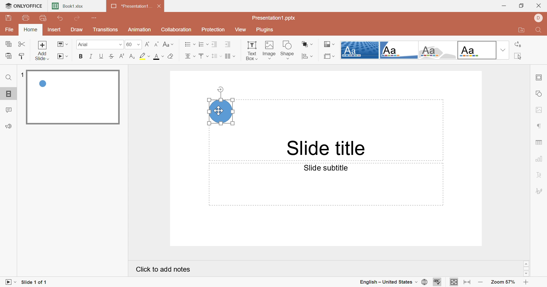  What do you see at coordinates (133, 44) in the screenshot?
I see `Font size` at bounding box center [133, 44].